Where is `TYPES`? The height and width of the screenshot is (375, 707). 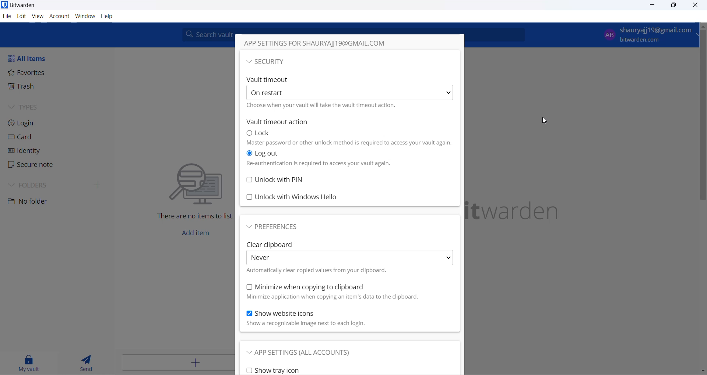 TYPES is located at coordinates (28, 107).